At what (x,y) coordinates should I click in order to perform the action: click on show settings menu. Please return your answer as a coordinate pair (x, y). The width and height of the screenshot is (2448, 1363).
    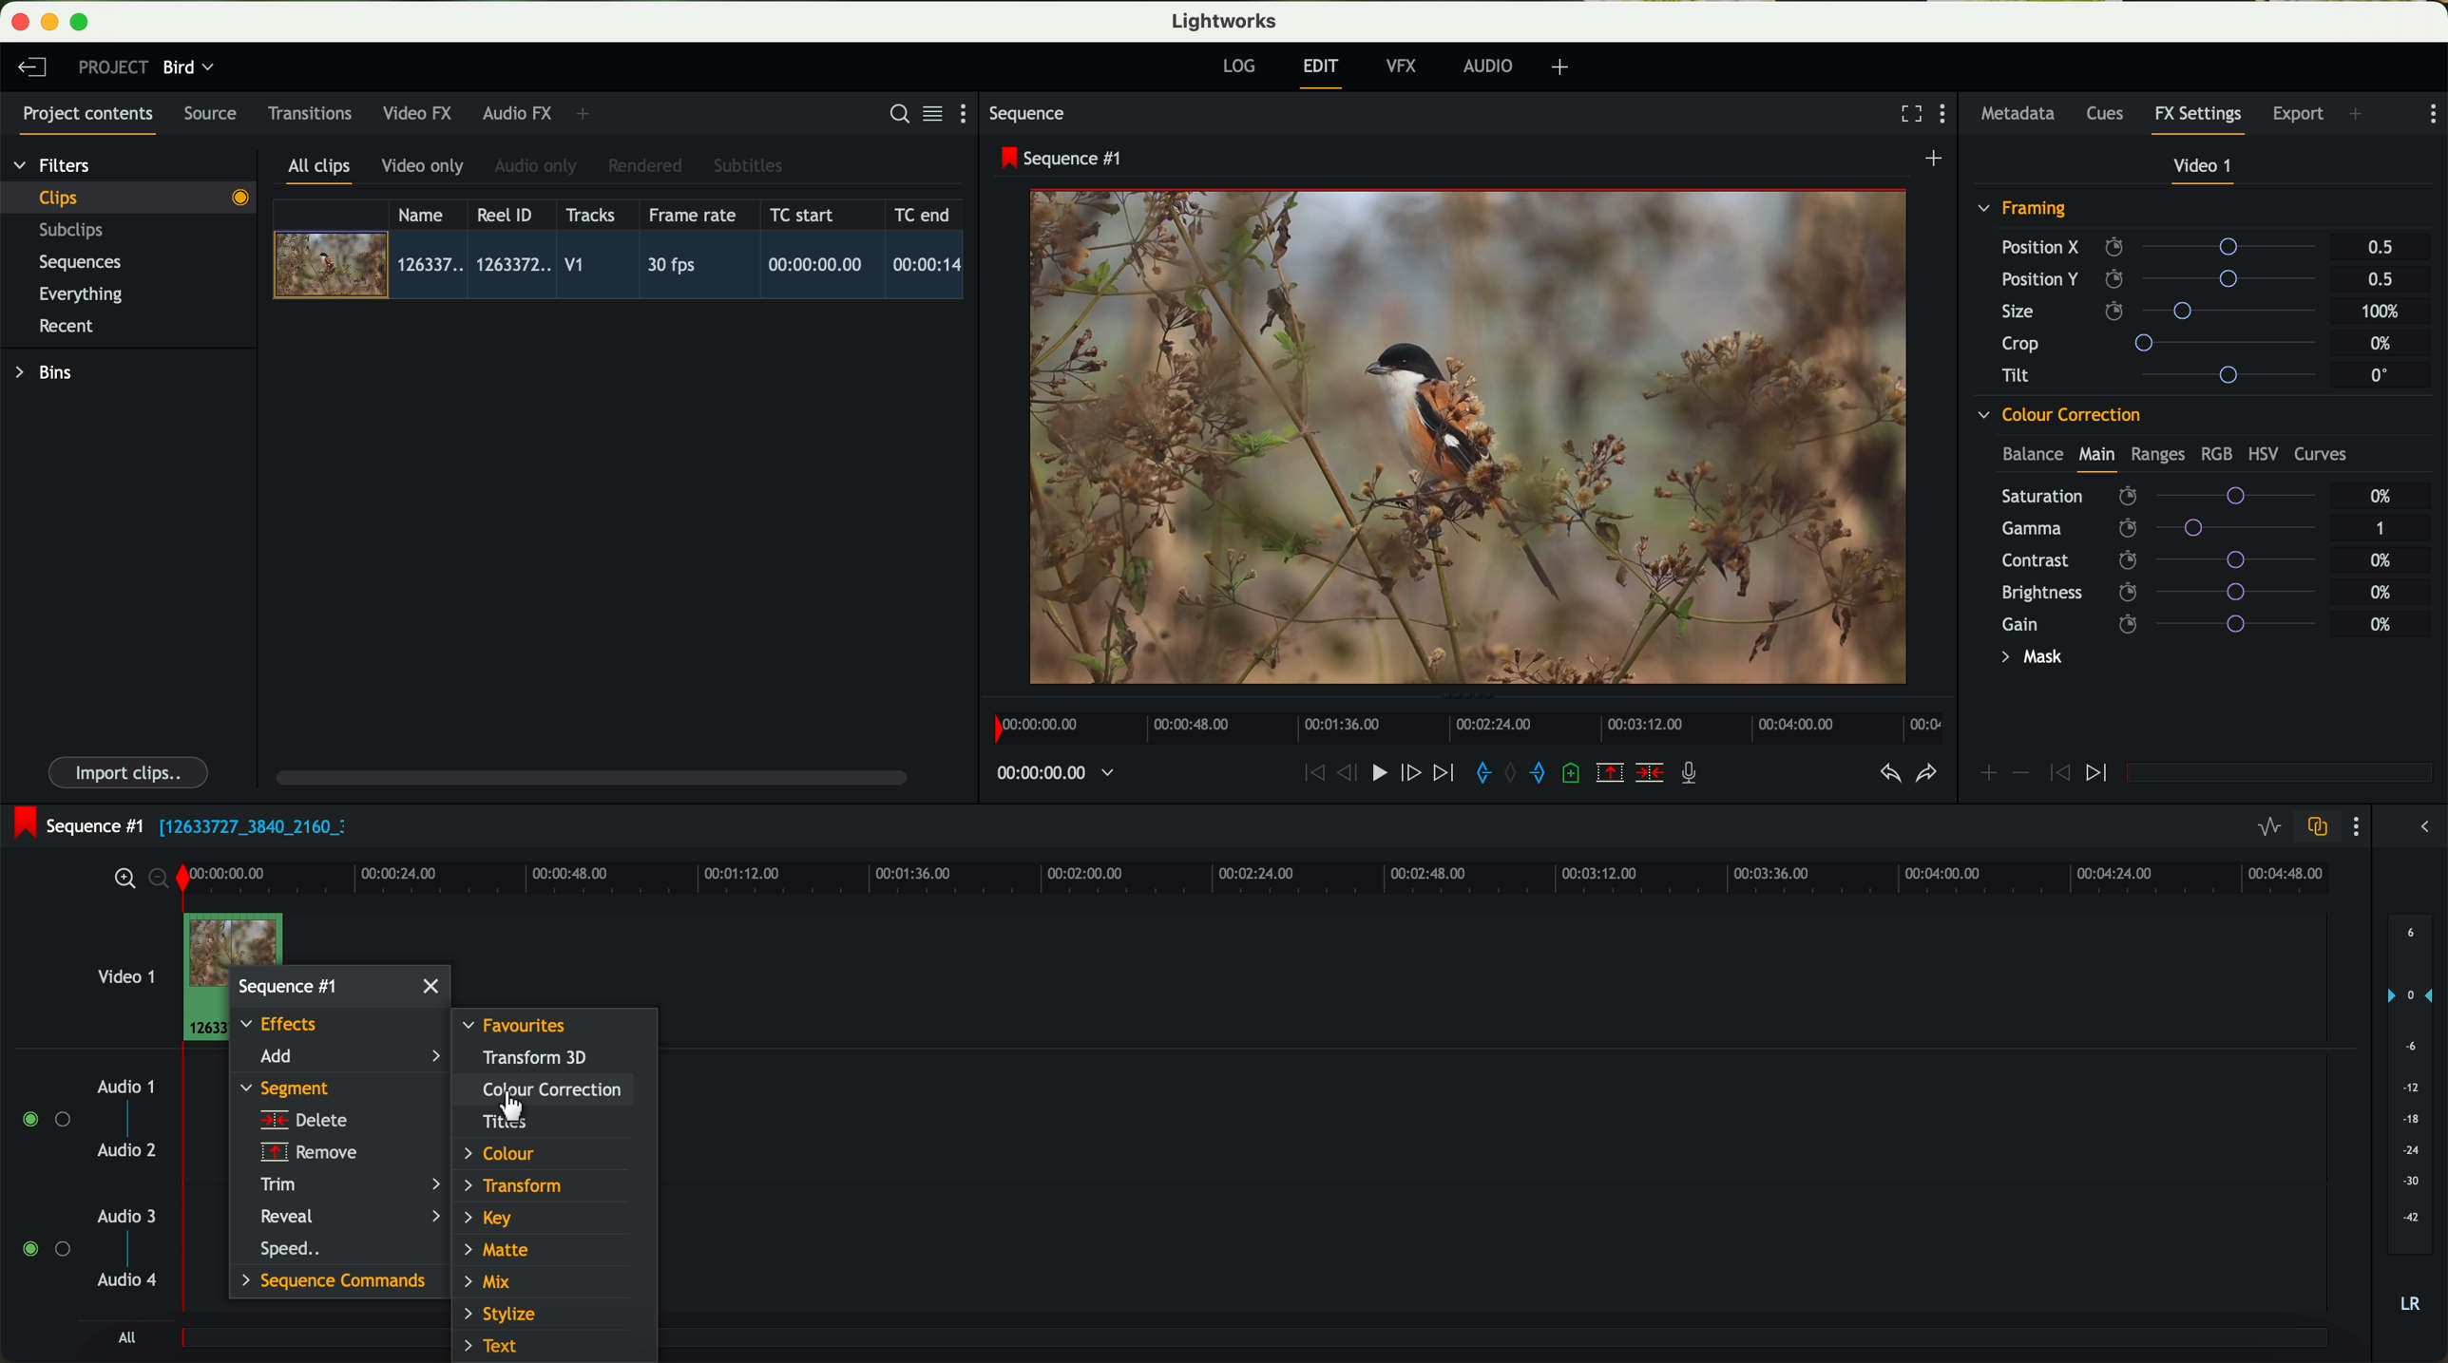
    Looking at the image, I should click on (1947, 116).